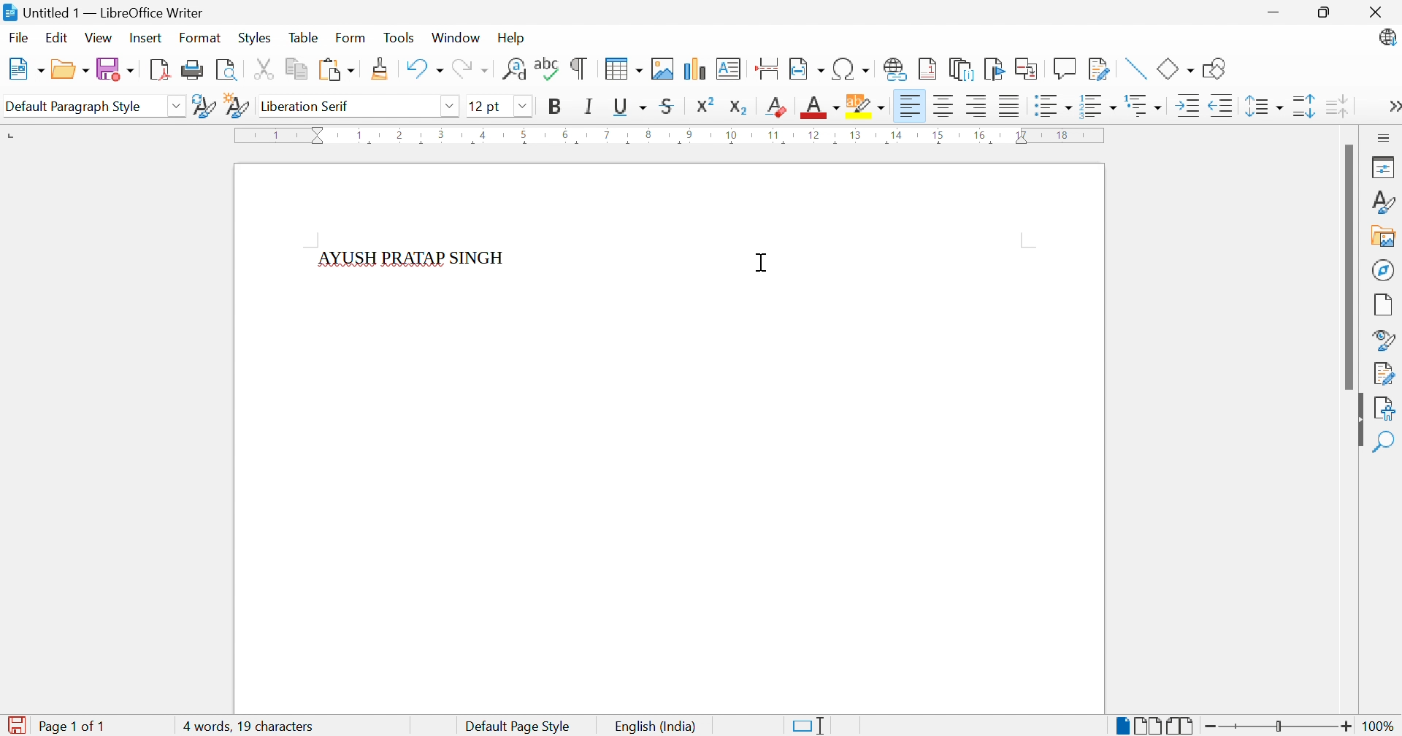 The image size is (1402, 736). I want to click on Basic Shapes, so click(1175, 67).